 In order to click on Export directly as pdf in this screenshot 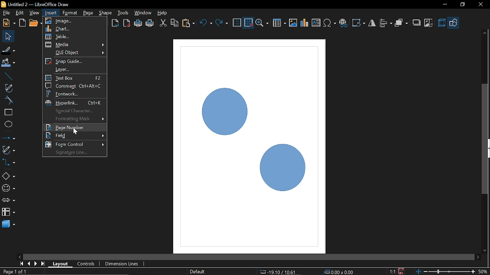, I will do `click(127, 24)`.